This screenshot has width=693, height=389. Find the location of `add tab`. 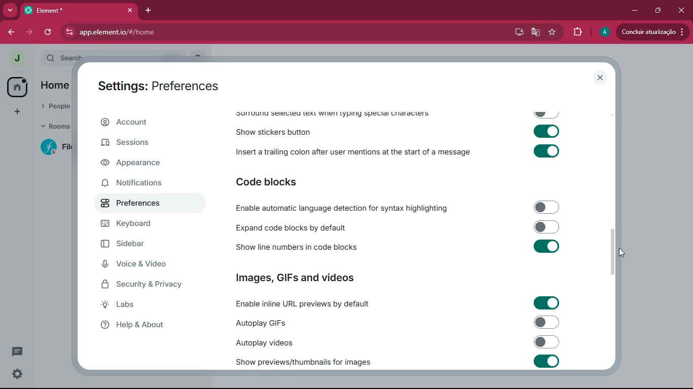

add tab is located at coordinates (149, 11).